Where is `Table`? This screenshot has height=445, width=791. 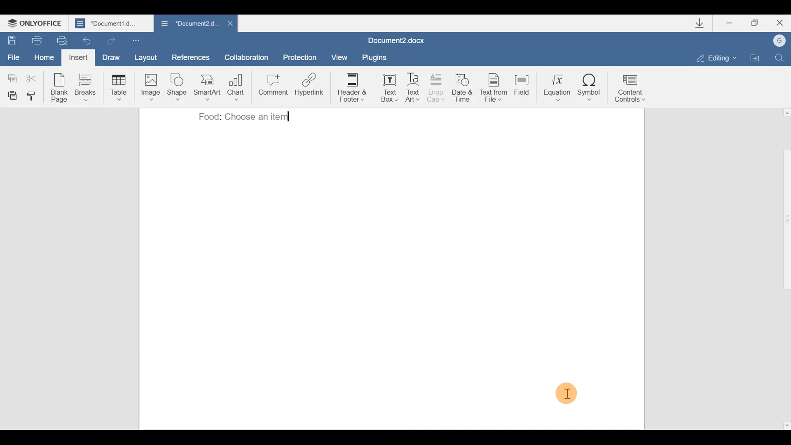 Table is located at coordinates (117, 87).